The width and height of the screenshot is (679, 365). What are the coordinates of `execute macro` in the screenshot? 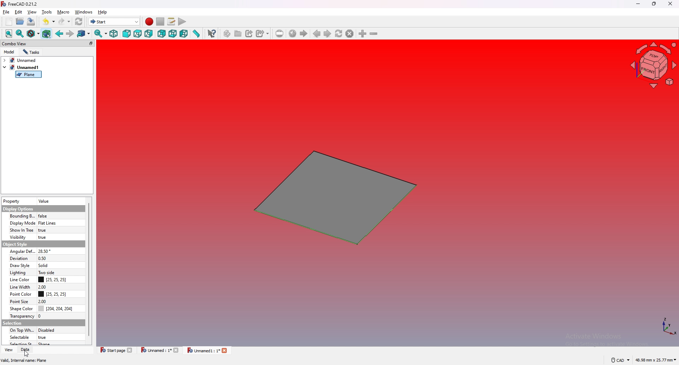 It's located at (182, 22).